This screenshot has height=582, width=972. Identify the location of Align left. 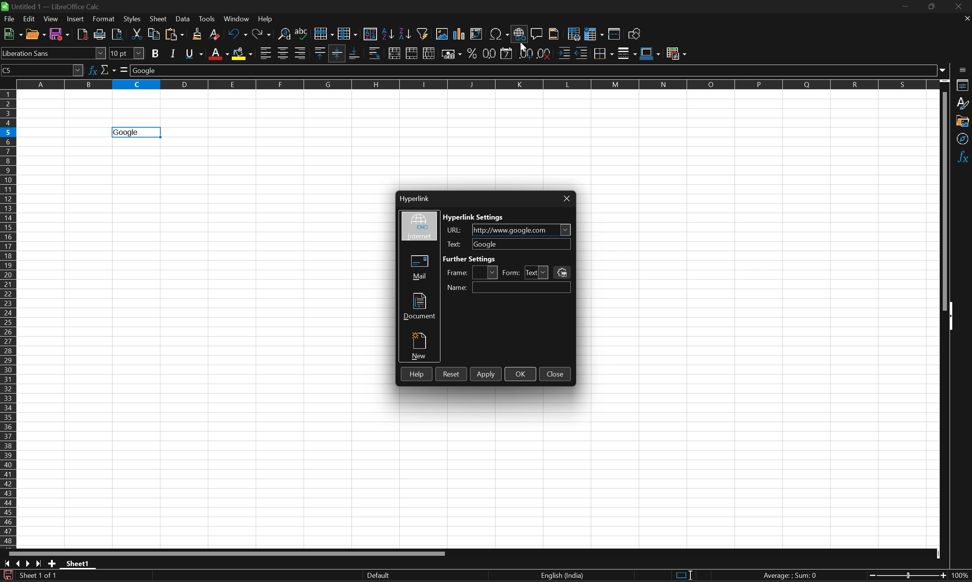
(265, 54).